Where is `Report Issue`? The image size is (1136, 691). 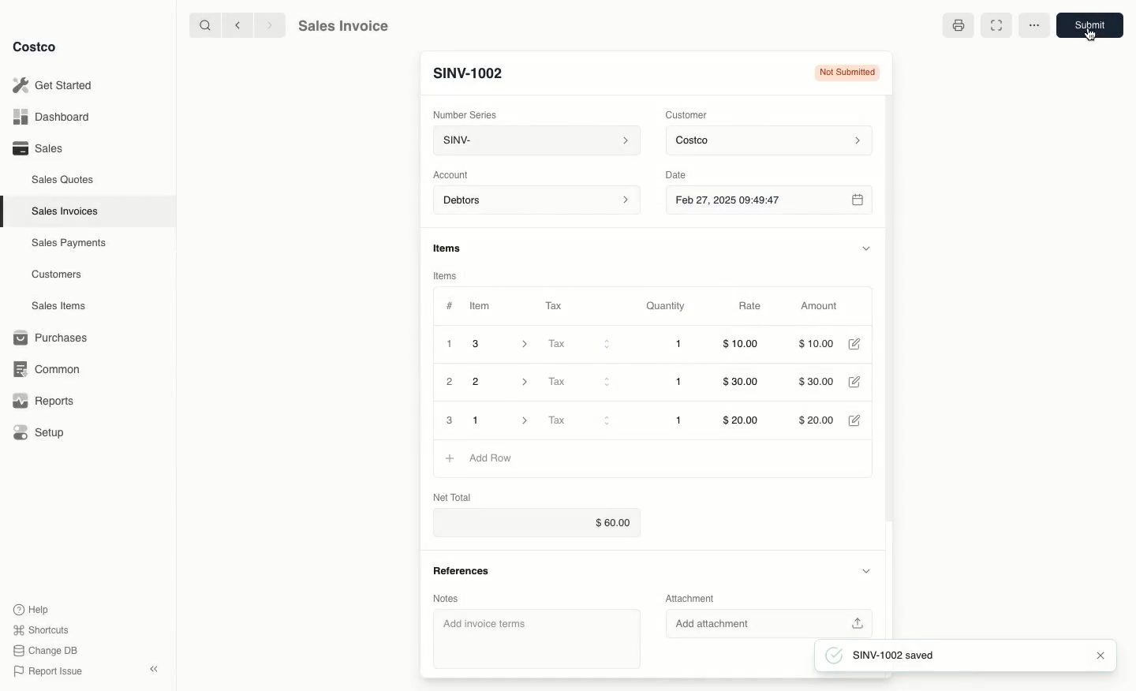 Report Issue is located at coordinates (48, 671).